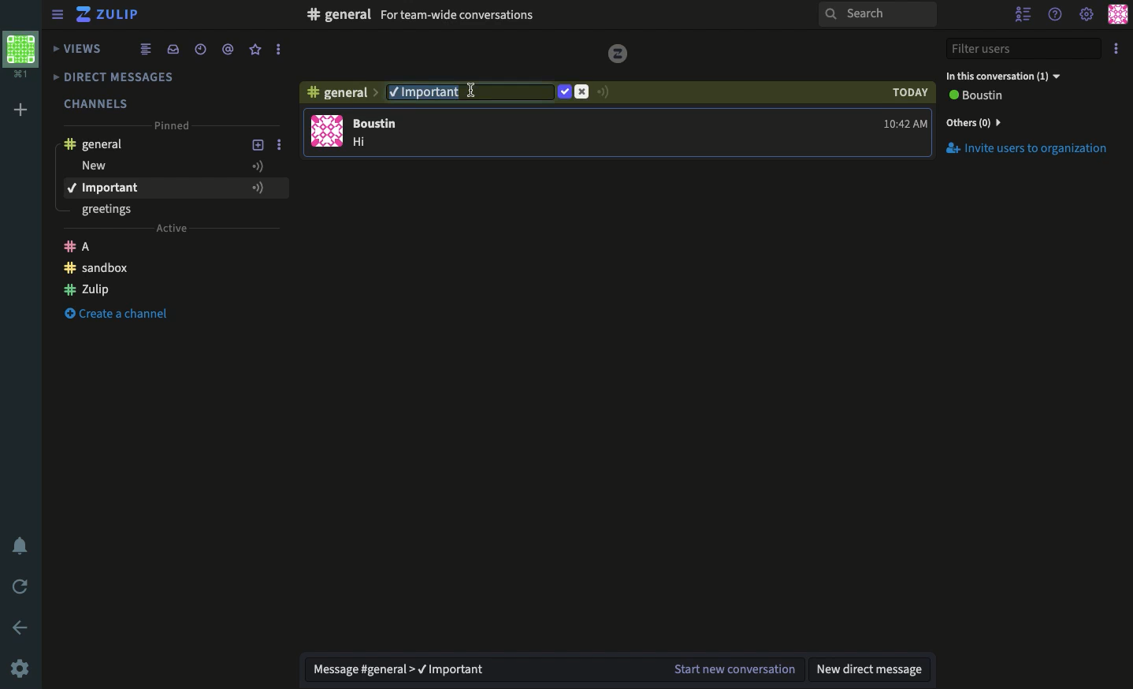 This screenshot has width=1133, height=689. Describe the element at coordinates (88, 245) in the screenshot. I see `Zulip` at that location.